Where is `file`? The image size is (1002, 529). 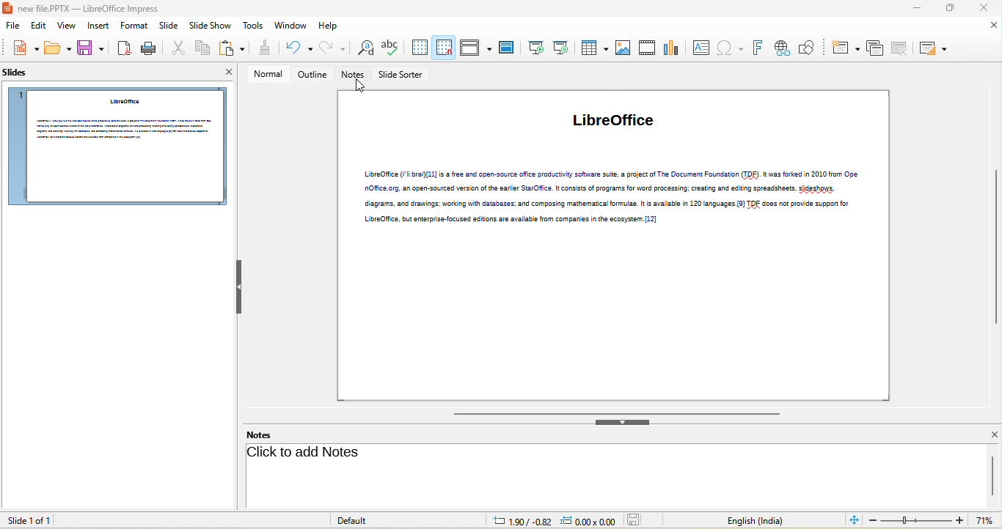
file is located at coordinates (10, 26).